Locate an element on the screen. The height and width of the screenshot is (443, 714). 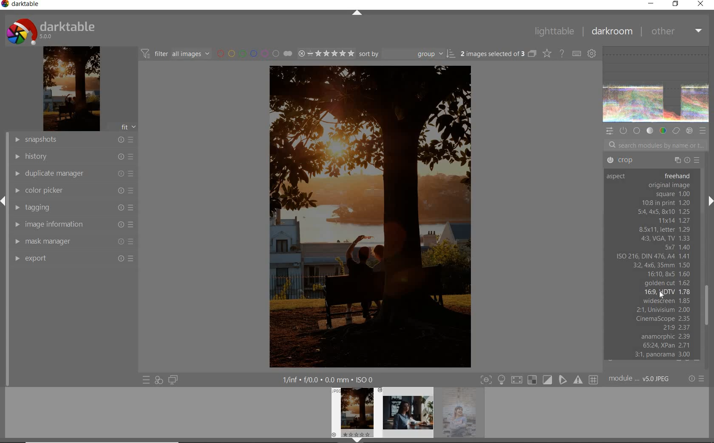
image information is located at coordinates (72, 224).